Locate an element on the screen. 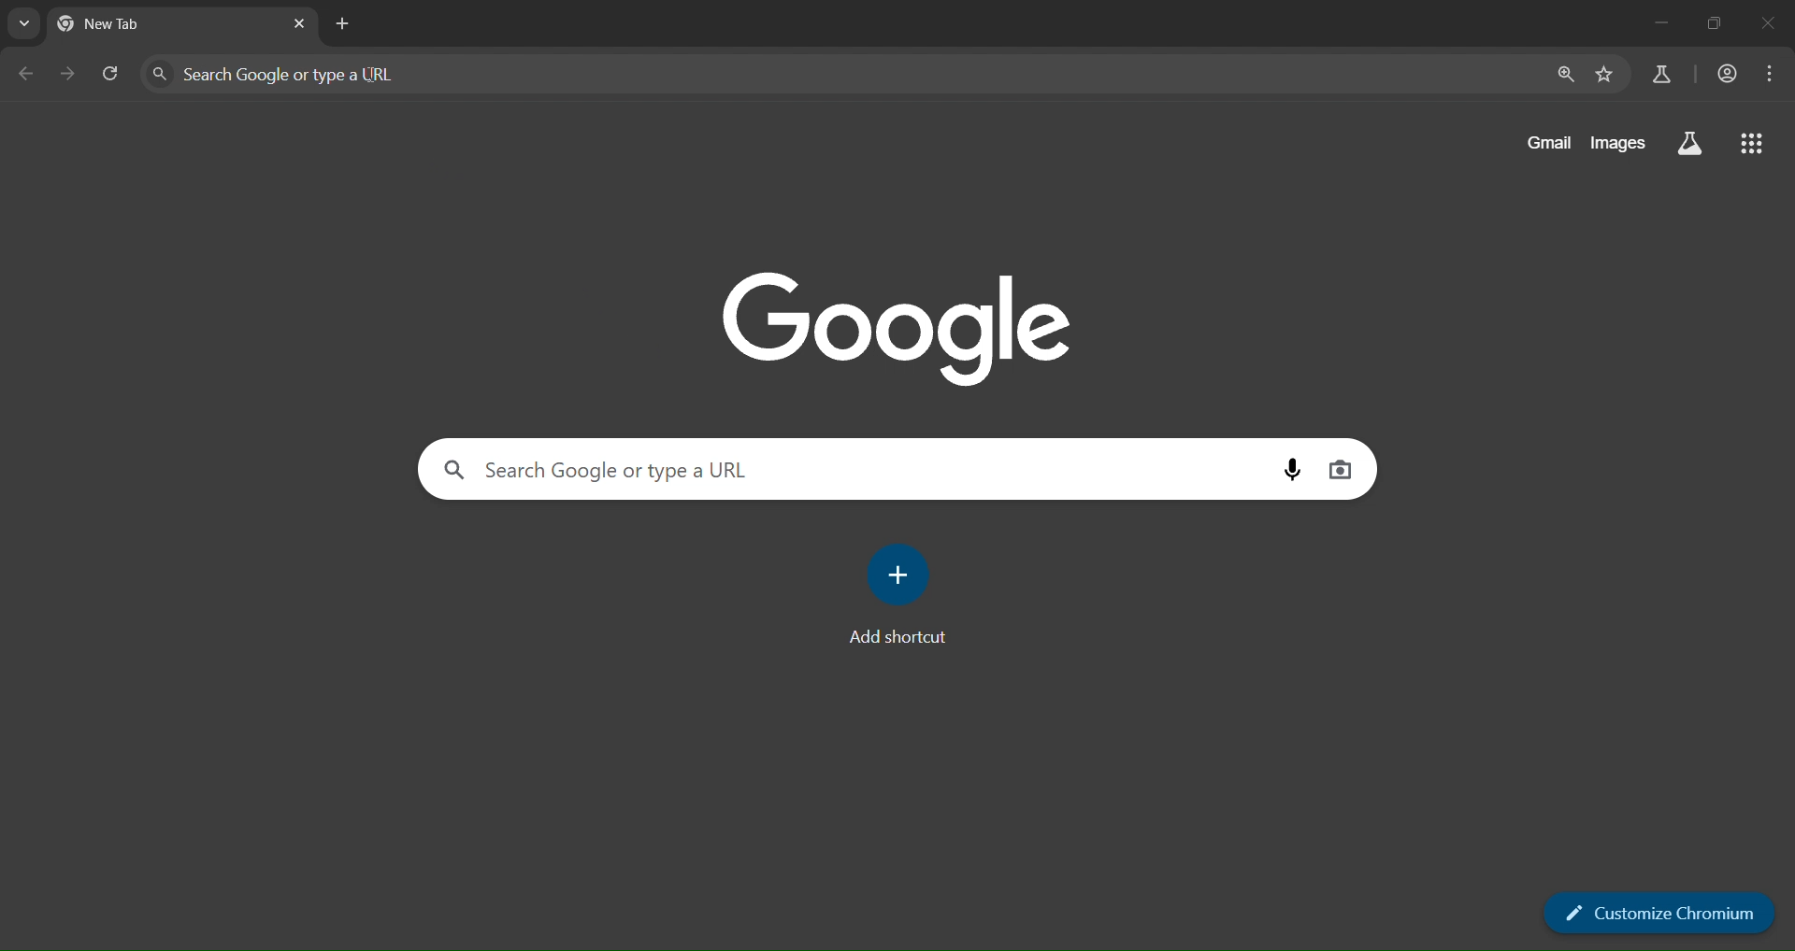 Image resolution: width=1795 pixels, height=951 pixels. google apps is located at coordinates (1752, 146).